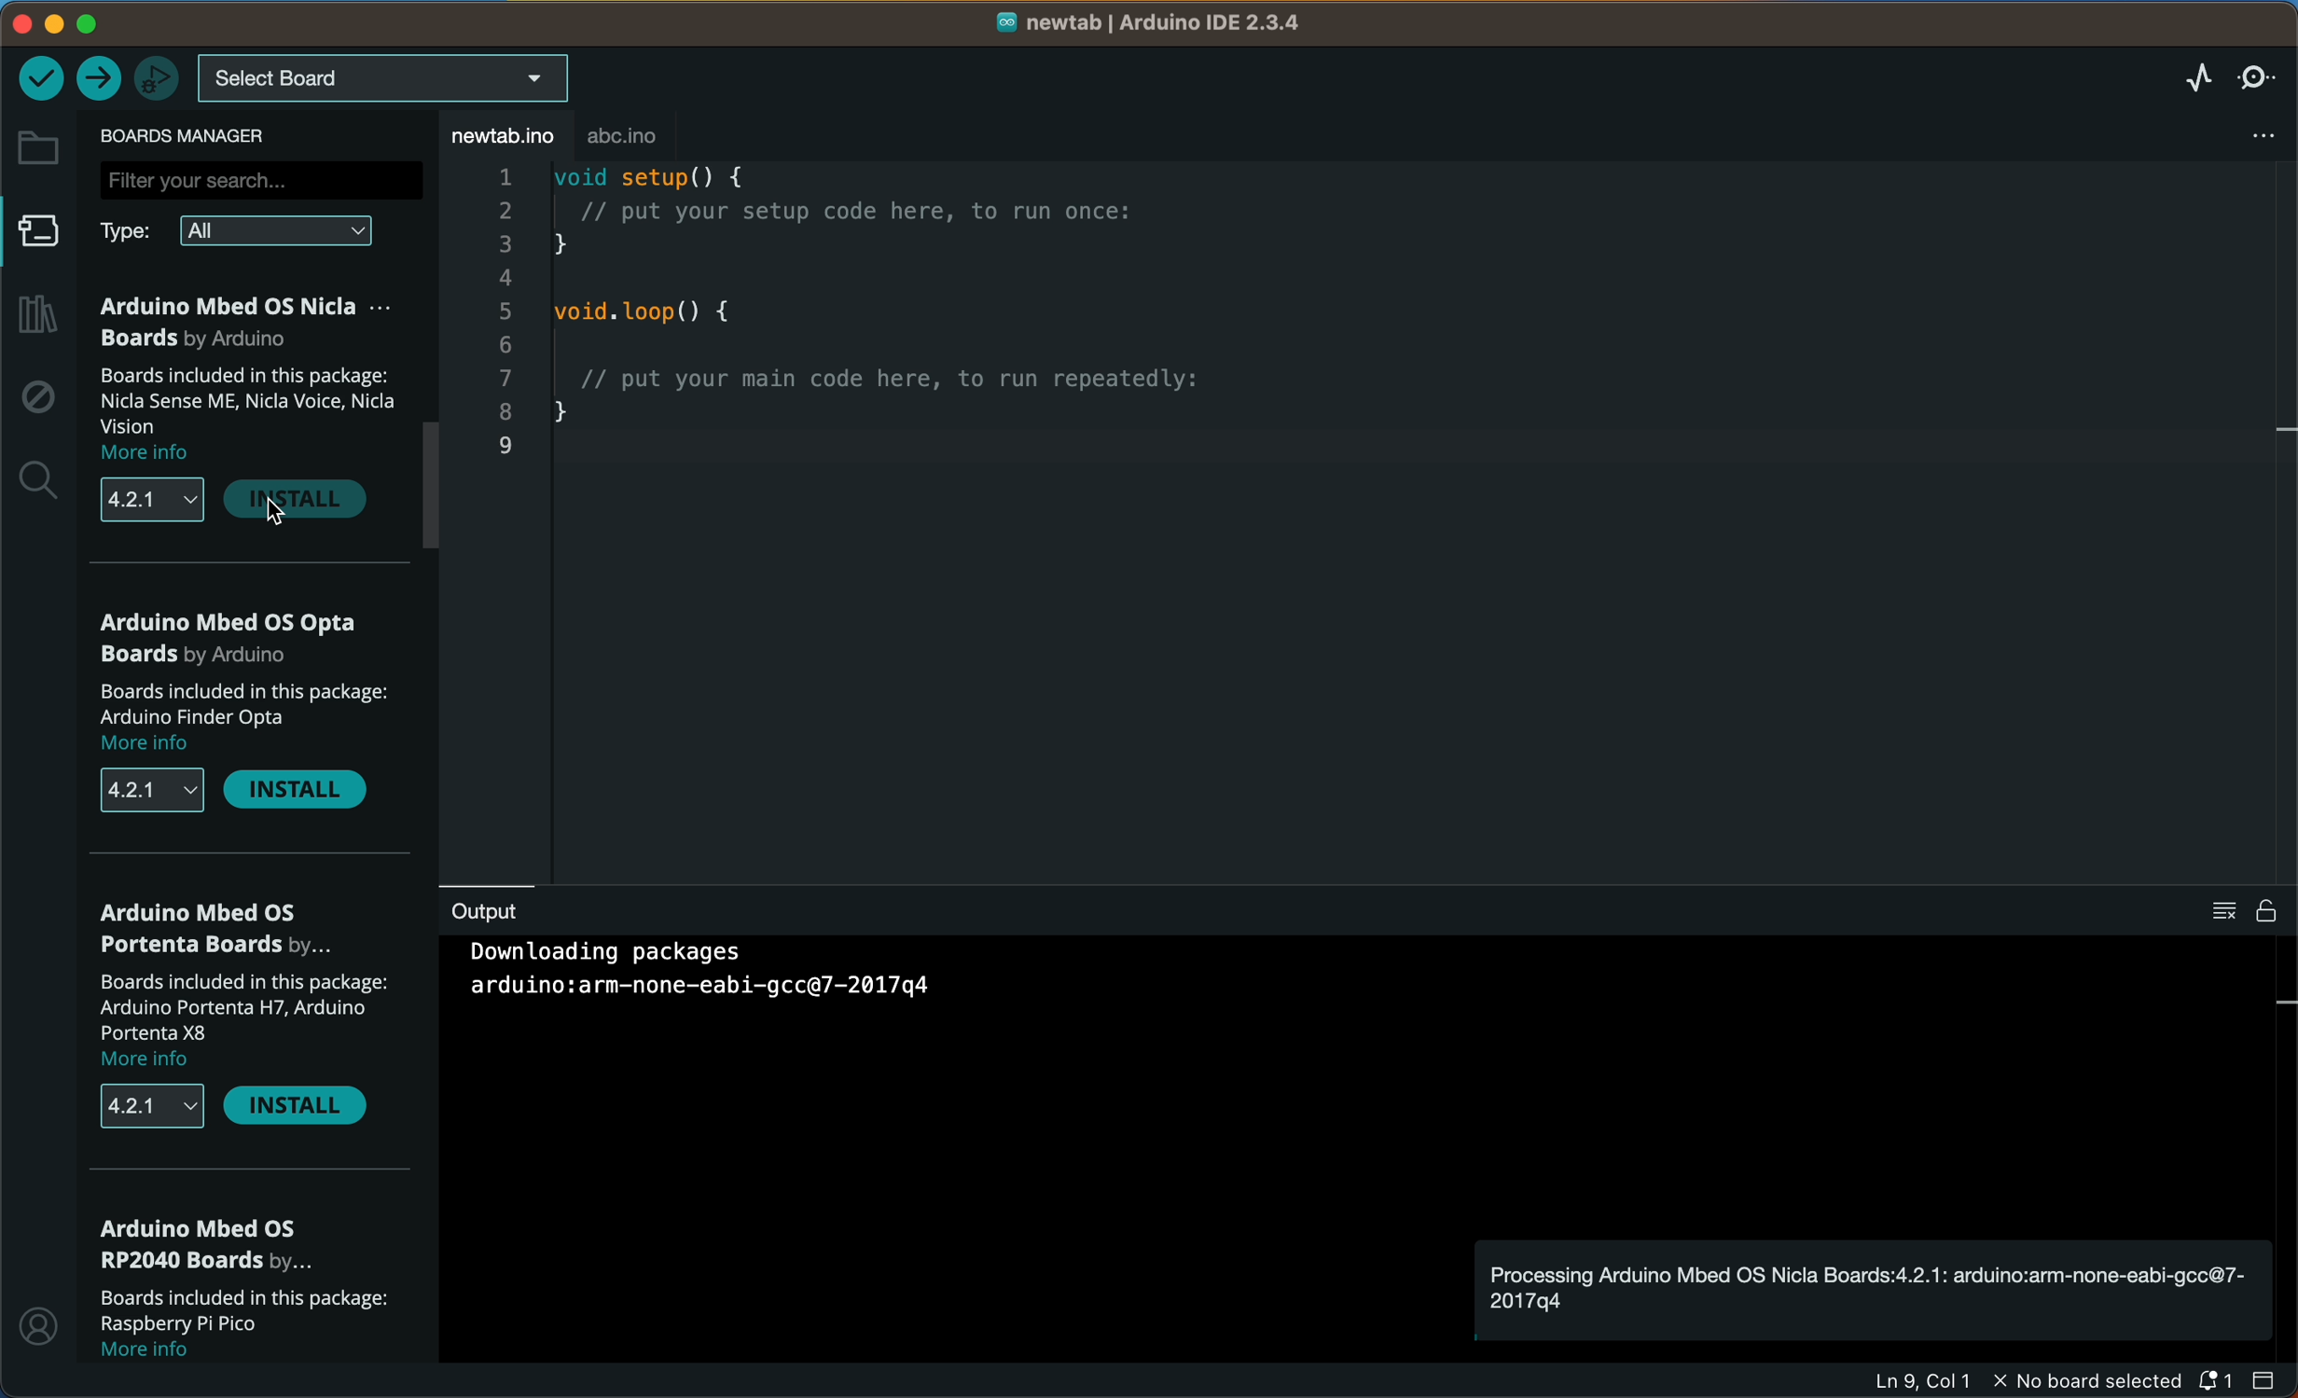 This screenshot has height=1398, width=2298. What do you see at coordinates (401, 76) in the screenshot?
I see `board selecter` at bounding box center [401, 76].